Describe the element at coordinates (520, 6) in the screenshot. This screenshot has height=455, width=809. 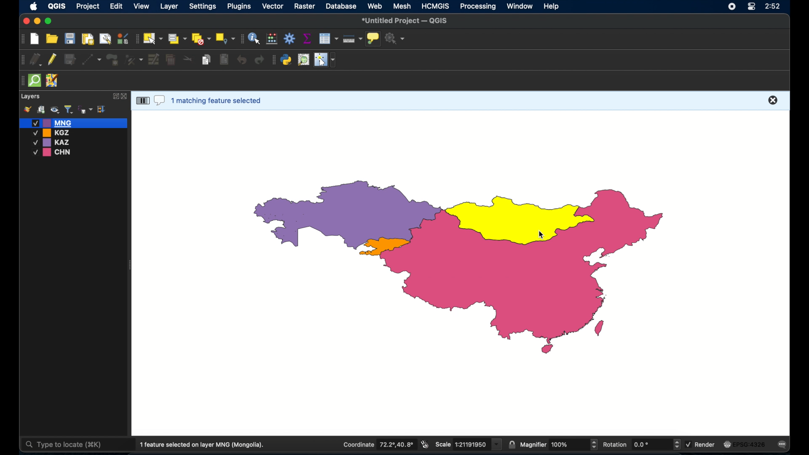
I see `window` at that location.